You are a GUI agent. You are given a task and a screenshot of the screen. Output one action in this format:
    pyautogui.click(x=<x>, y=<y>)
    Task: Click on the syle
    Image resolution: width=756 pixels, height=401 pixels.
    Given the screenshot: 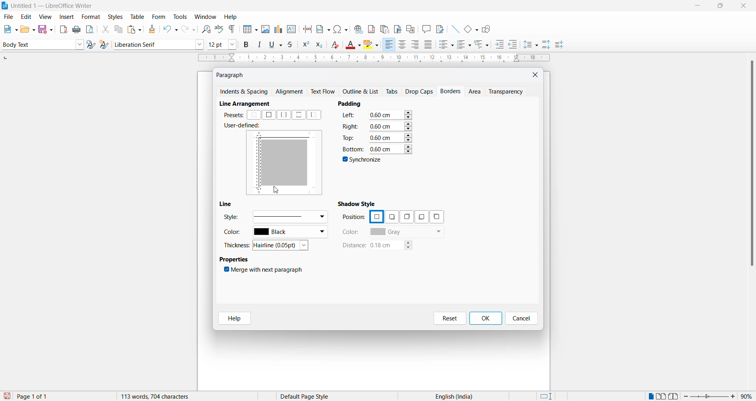 What is the action you would take?
    pyautogui.click(x=231, y=218)
    